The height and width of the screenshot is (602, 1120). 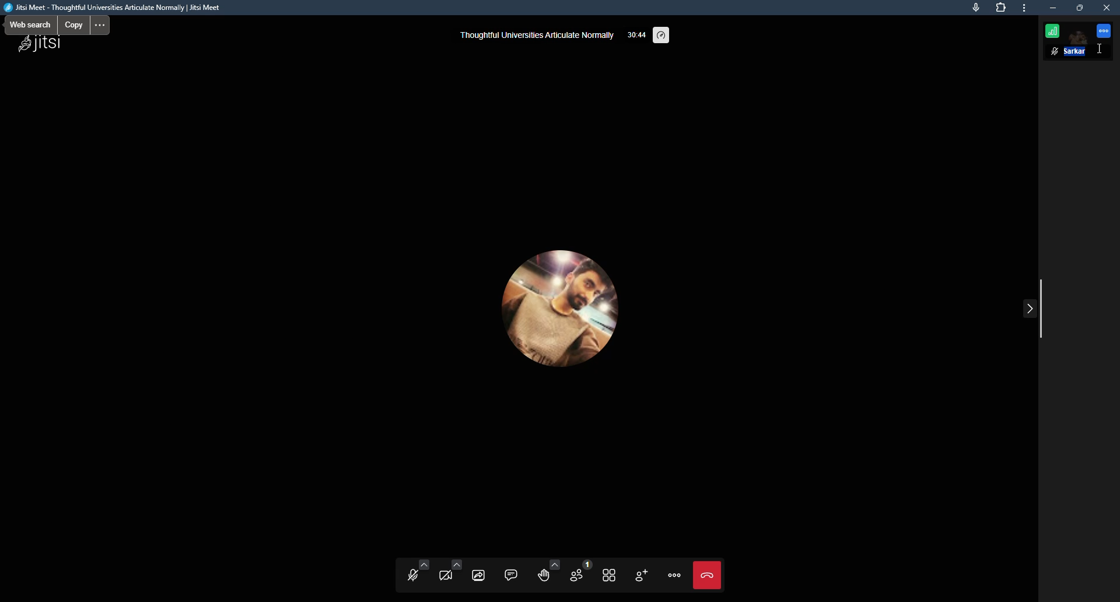 What do you see at coordinates (1052, 51) in the screenshot?
I see `mute` at bounding box center [1052, 51].